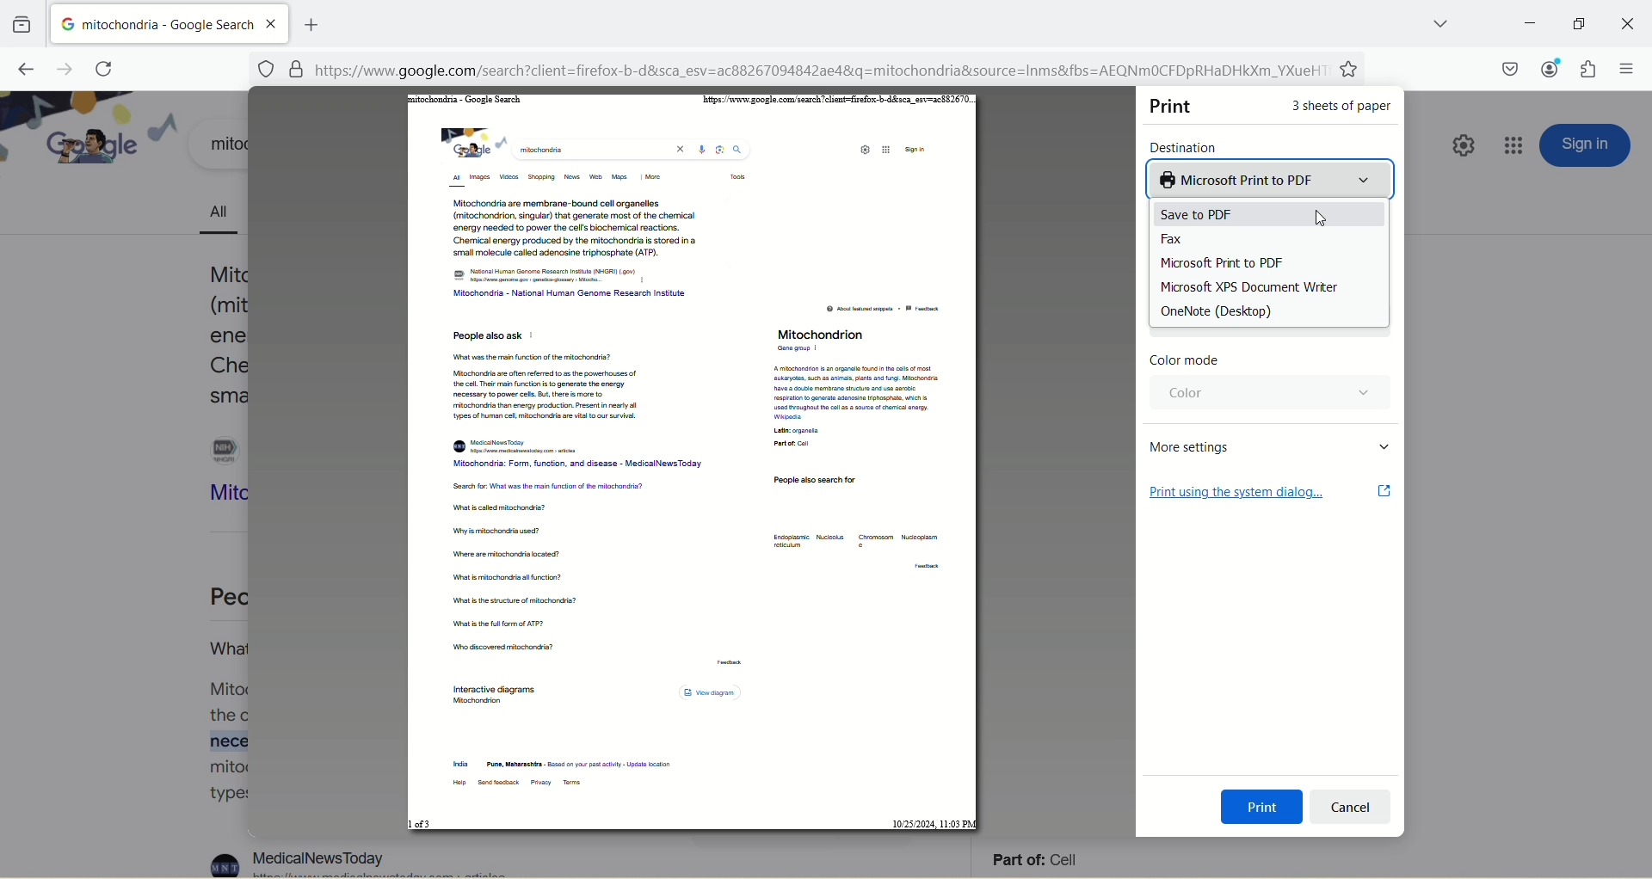 The width and height of the screenshot is (1652, 879). What do you see at coordinates (23, 67) in the screenshot?
I see `go back one page` at bounding box center [23, 67].